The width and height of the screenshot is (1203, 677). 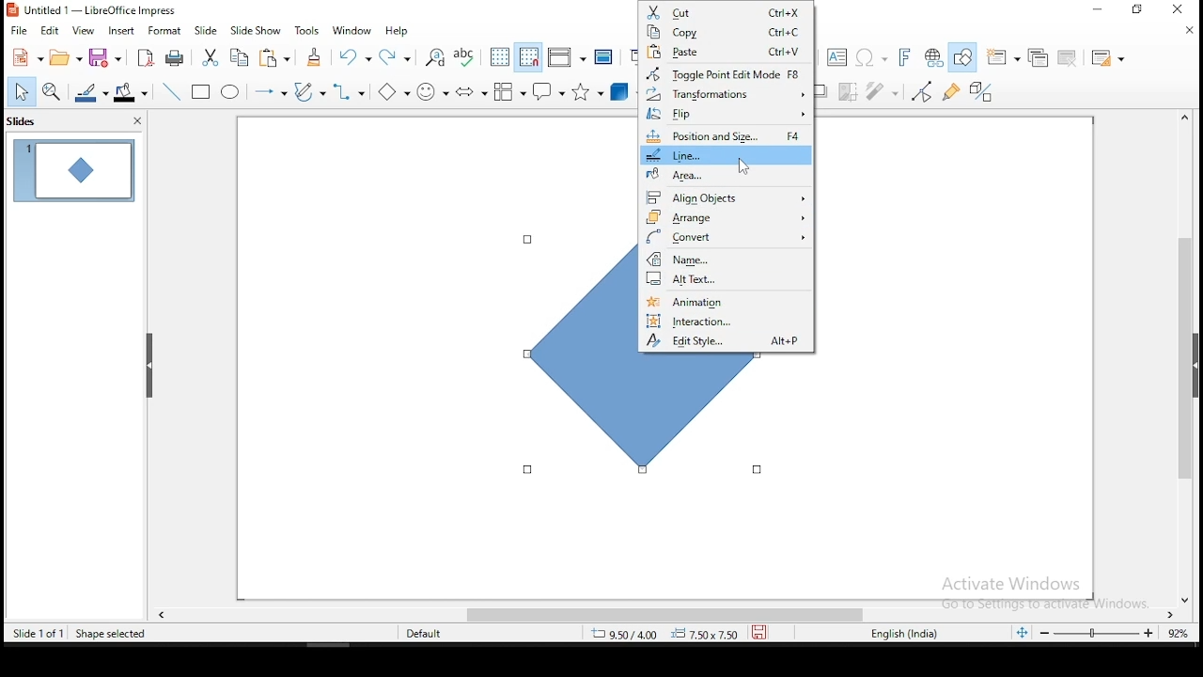 What do you see at coordinates (839, 56) in the screenshot?
I see `text box` at bounding box center [839, 56].